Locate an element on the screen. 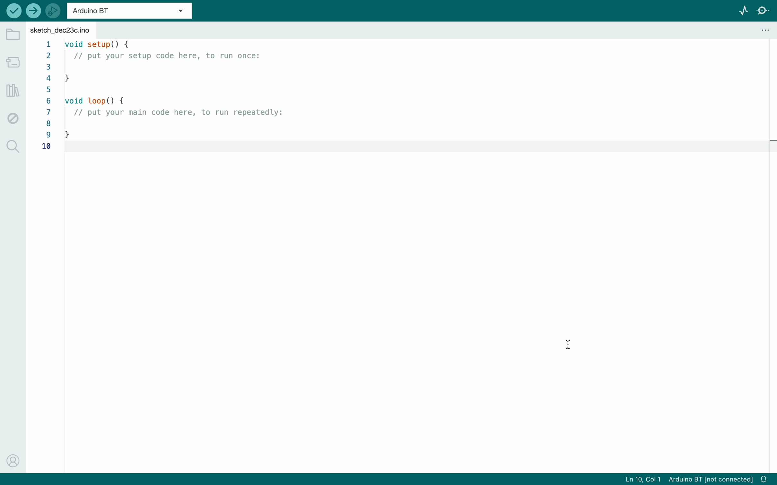  notification is located at coordinates (765, 480).